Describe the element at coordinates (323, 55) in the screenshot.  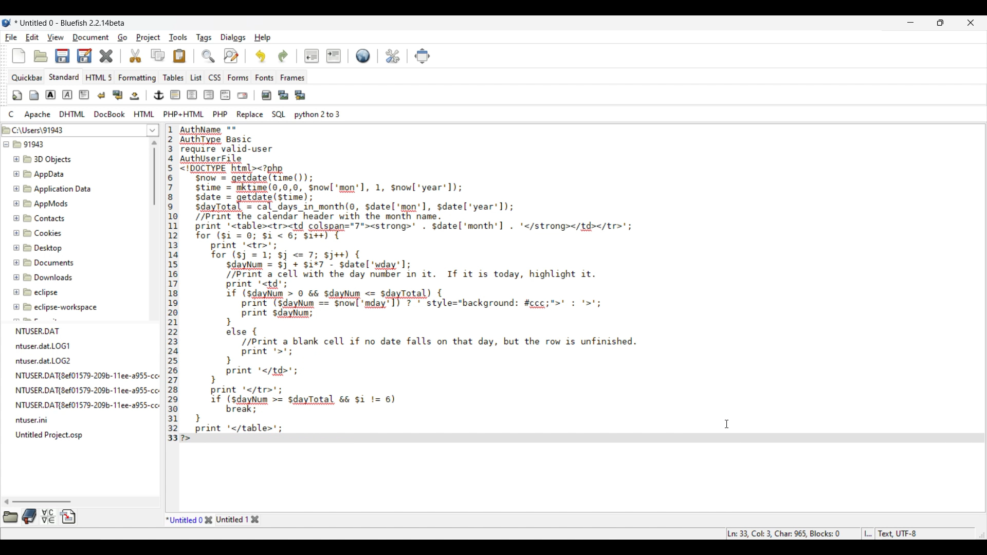
I see `Indentation` at that location.